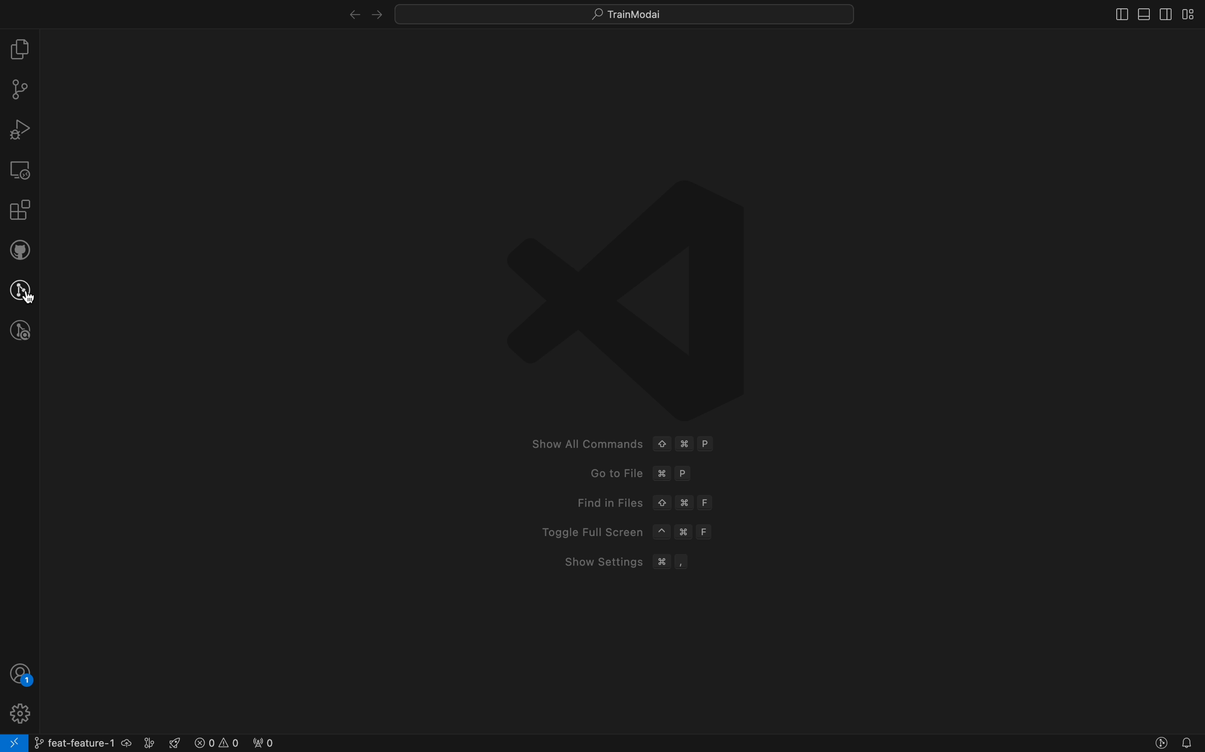  I want to click on gitlens inspect, so click(21, 331).